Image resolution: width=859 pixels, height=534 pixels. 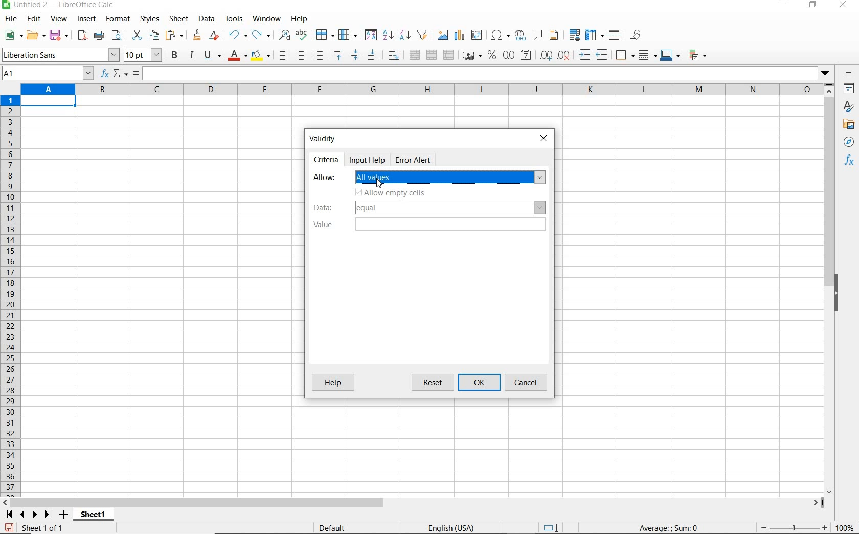 What do you see at coordinates (471, 54) in the screenshot?
I see `format as currency` at bounding box center [471, 54].